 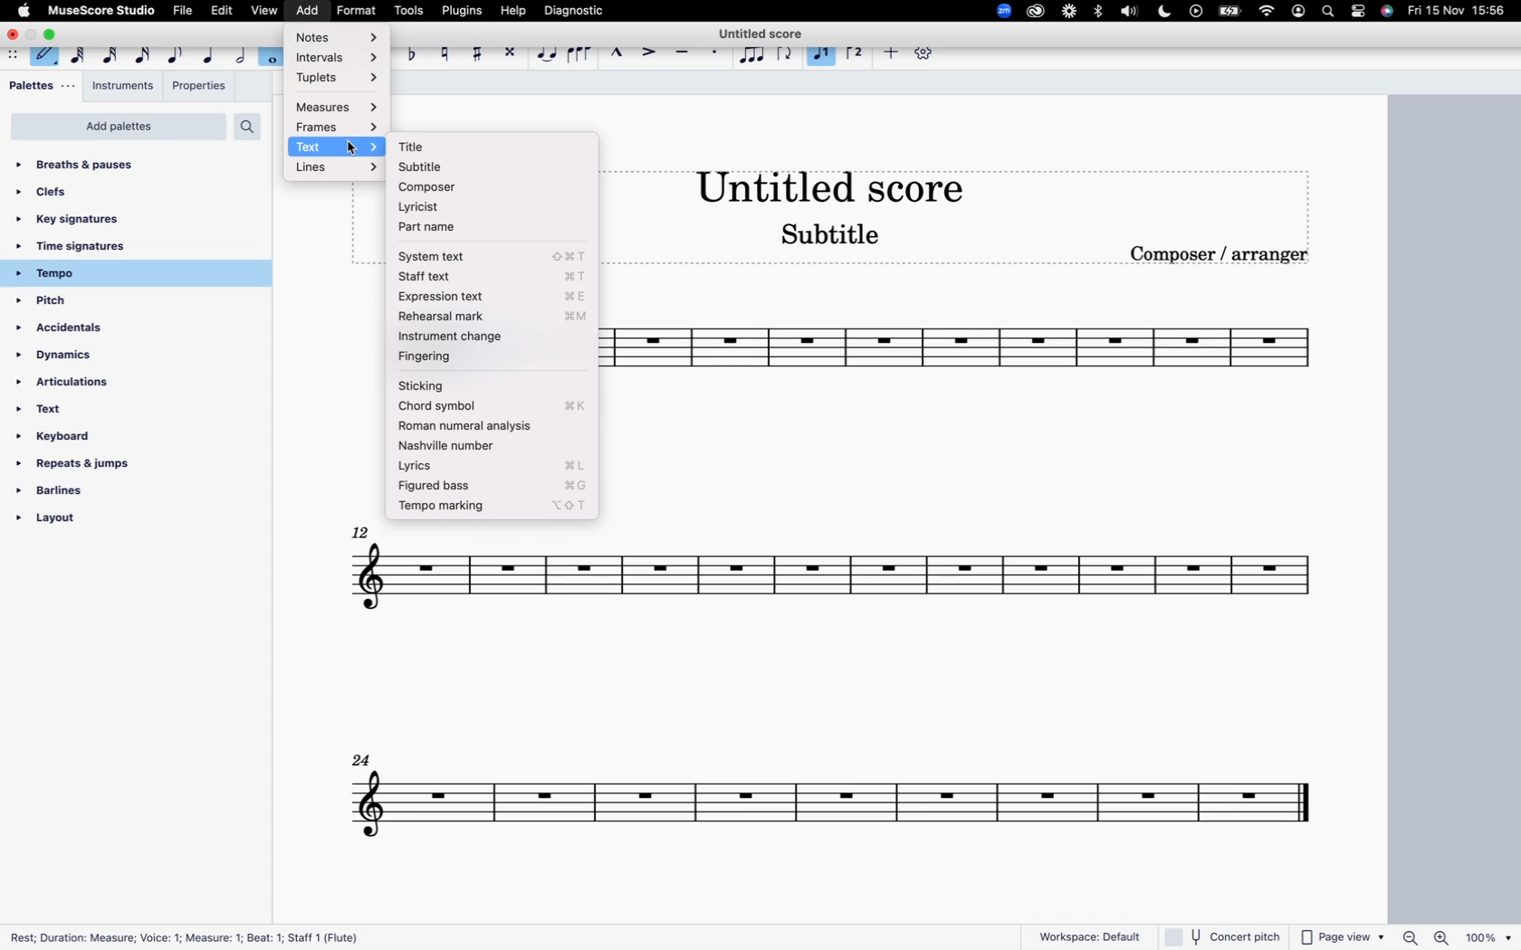 I want to click on properties, so click(x=198, y=86).